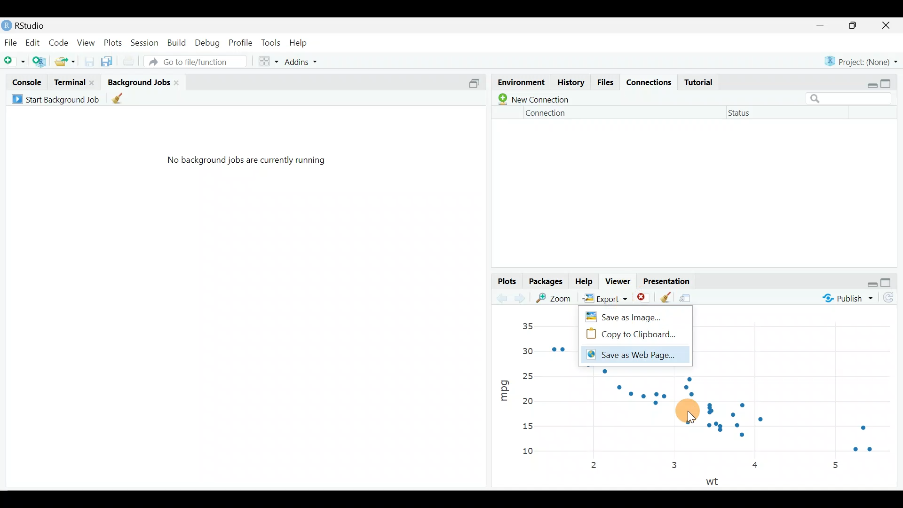  I want to click on 2, so click(596, 466).